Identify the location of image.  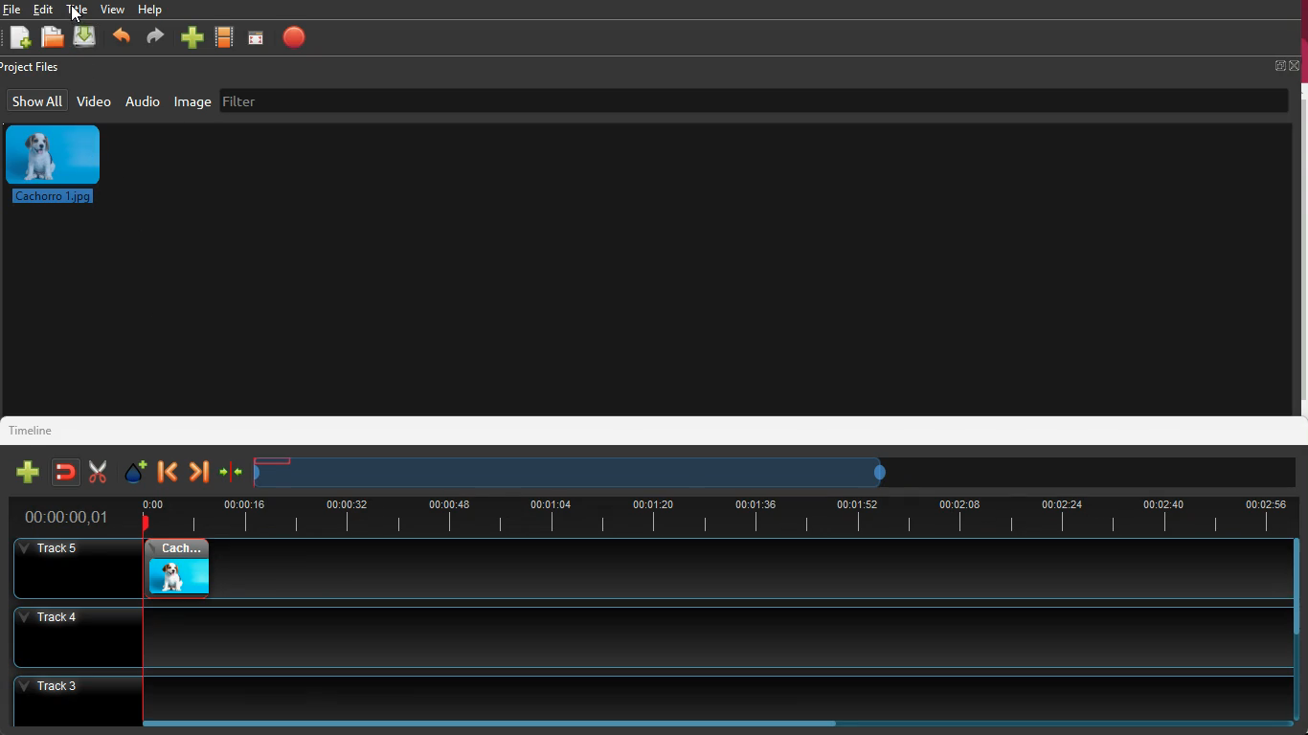
(174, 570).